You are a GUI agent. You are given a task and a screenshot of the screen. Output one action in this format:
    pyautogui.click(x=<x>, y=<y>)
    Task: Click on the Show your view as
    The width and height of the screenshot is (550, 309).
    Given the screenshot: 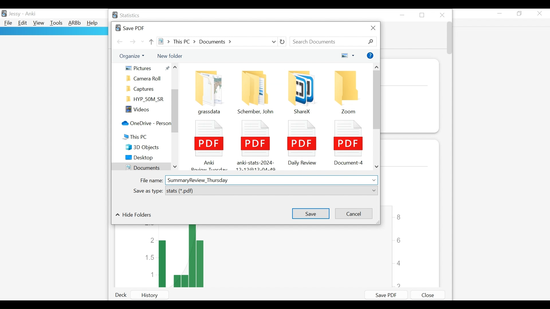 What is the action you would take?
    pyautogui.click(x=348, y=56)
    